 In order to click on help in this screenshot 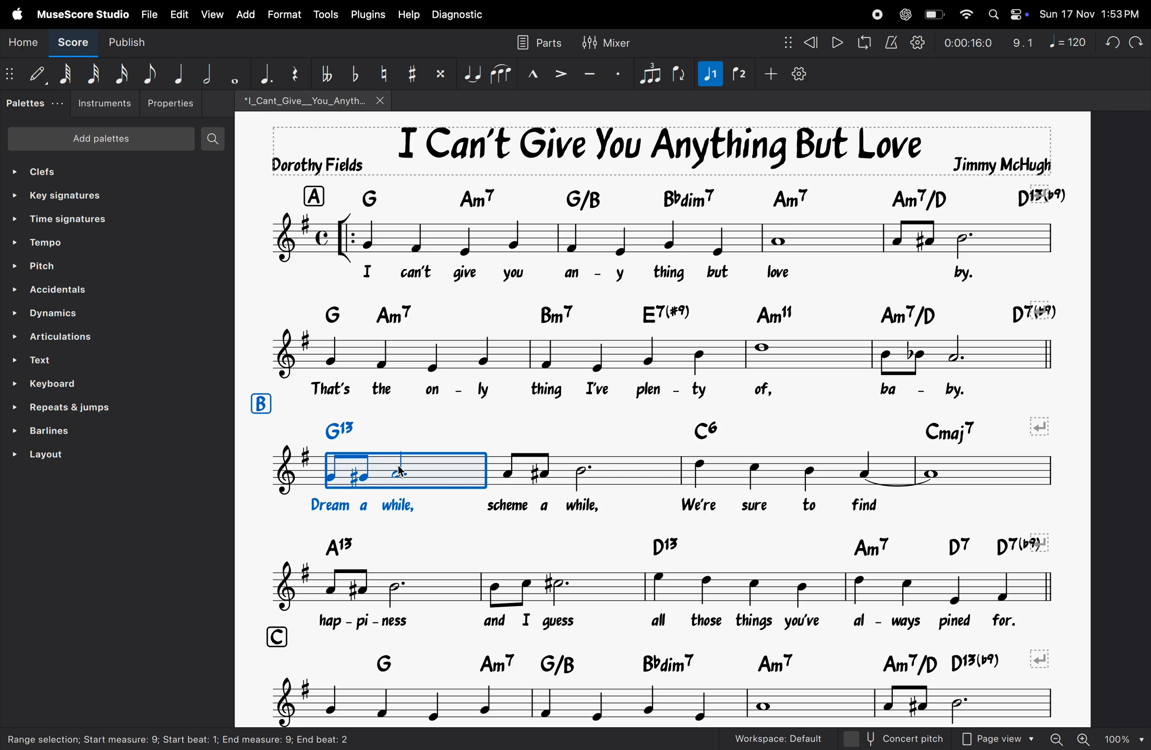, I will do `click(408, 16)`.